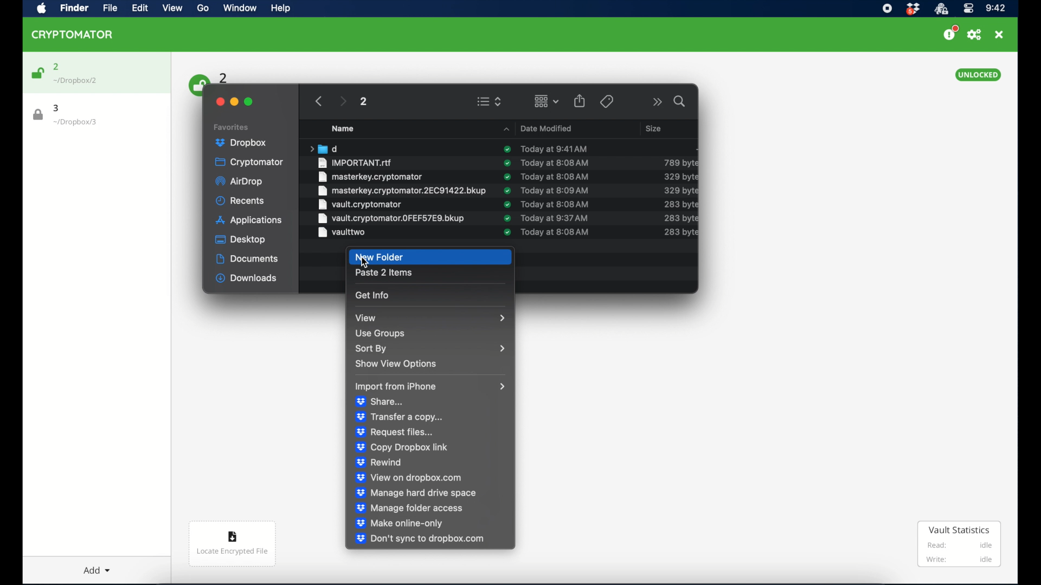  I want to click on vault two, so click(343, 232).